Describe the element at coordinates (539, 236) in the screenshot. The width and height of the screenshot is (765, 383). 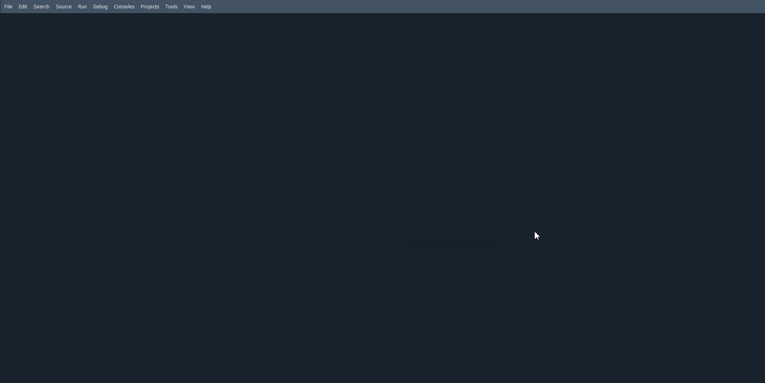
I see `Cursor` at that location.